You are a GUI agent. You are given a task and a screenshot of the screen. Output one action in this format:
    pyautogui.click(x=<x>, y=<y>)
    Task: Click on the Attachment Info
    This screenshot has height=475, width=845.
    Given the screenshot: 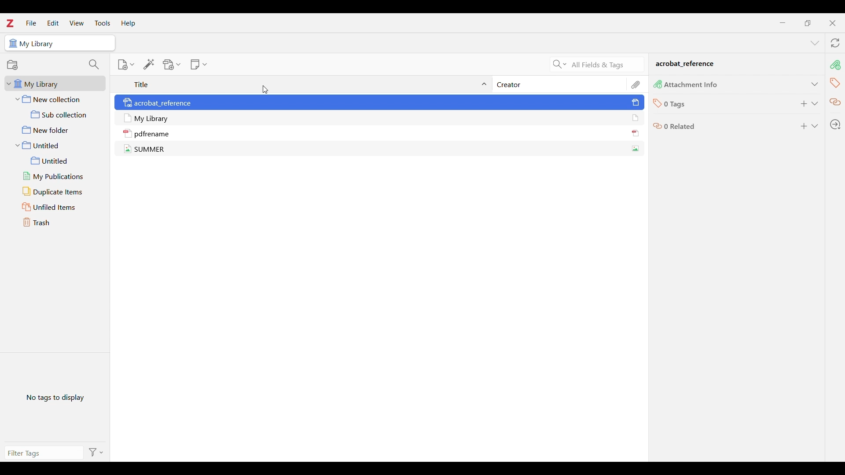 What is the action you would take?
    pyautogui.click(x=692, y=85)
    